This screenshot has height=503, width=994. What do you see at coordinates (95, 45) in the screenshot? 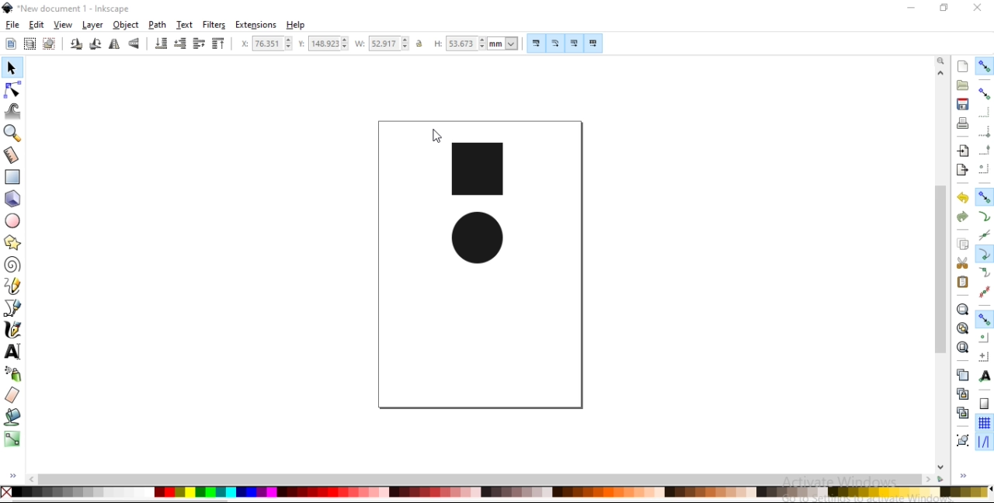
I see `rotate 90 clockwise` at bounding box center [95, 45].